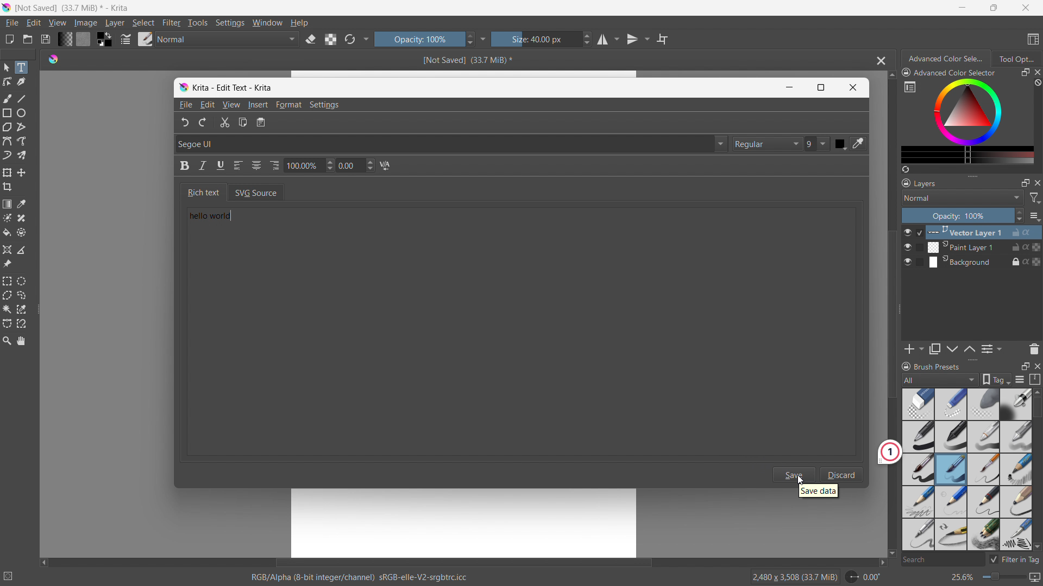  I want to click on Discard, so click(843, 474).